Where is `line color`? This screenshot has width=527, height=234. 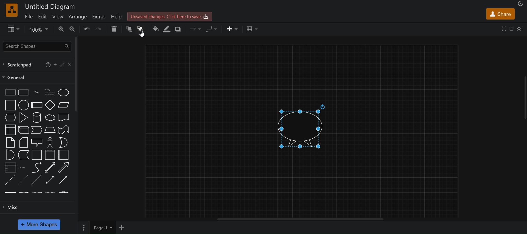
line color is located at coordinates (166, 29).